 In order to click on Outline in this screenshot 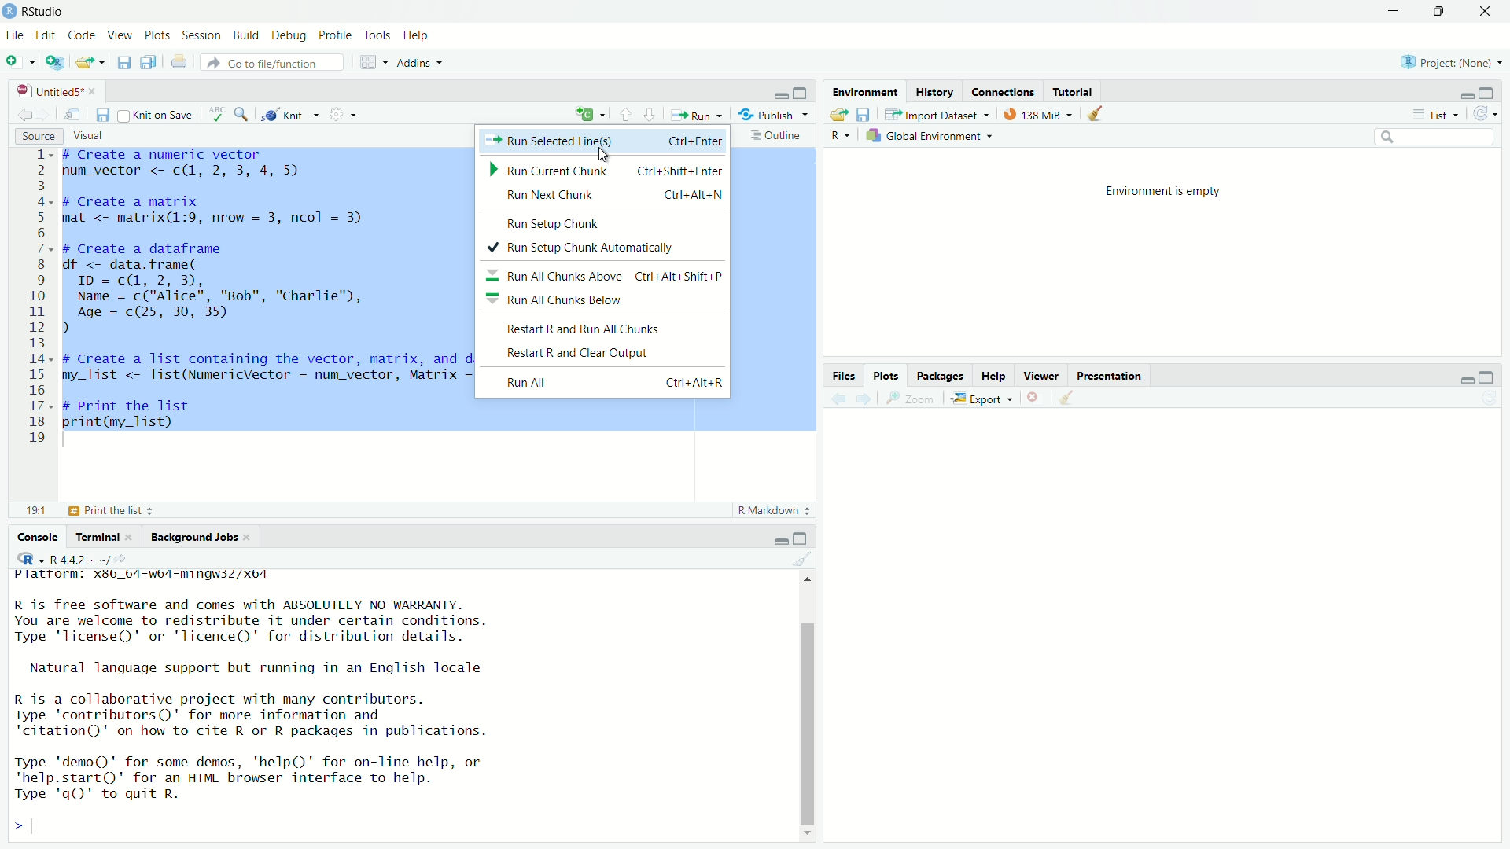, I will do `click(777, 138)`.